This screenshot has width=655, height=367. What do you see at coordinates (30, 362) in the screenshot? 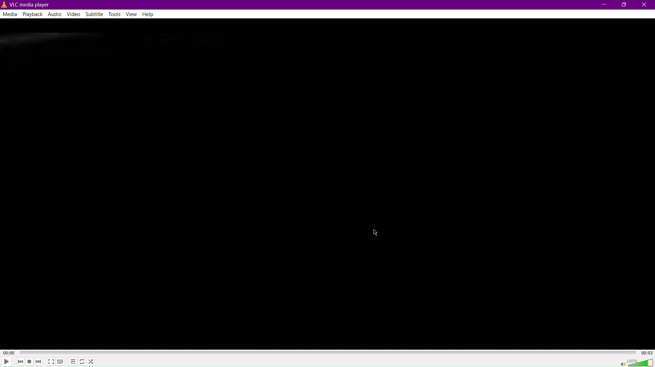
I see `Stop` at bounding box center [30, 362].